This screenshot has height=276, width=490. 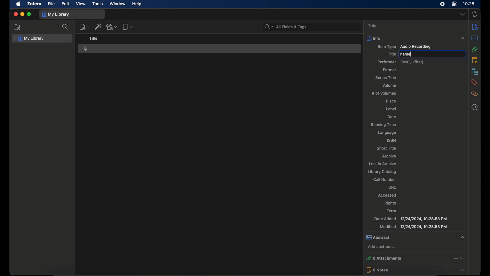 I want to click on new item, so click(x=84, y=27).